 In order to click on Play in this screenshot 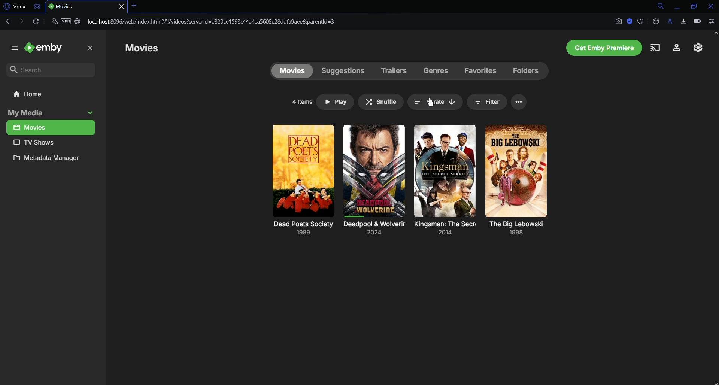, I will do `click(334, 103)`.